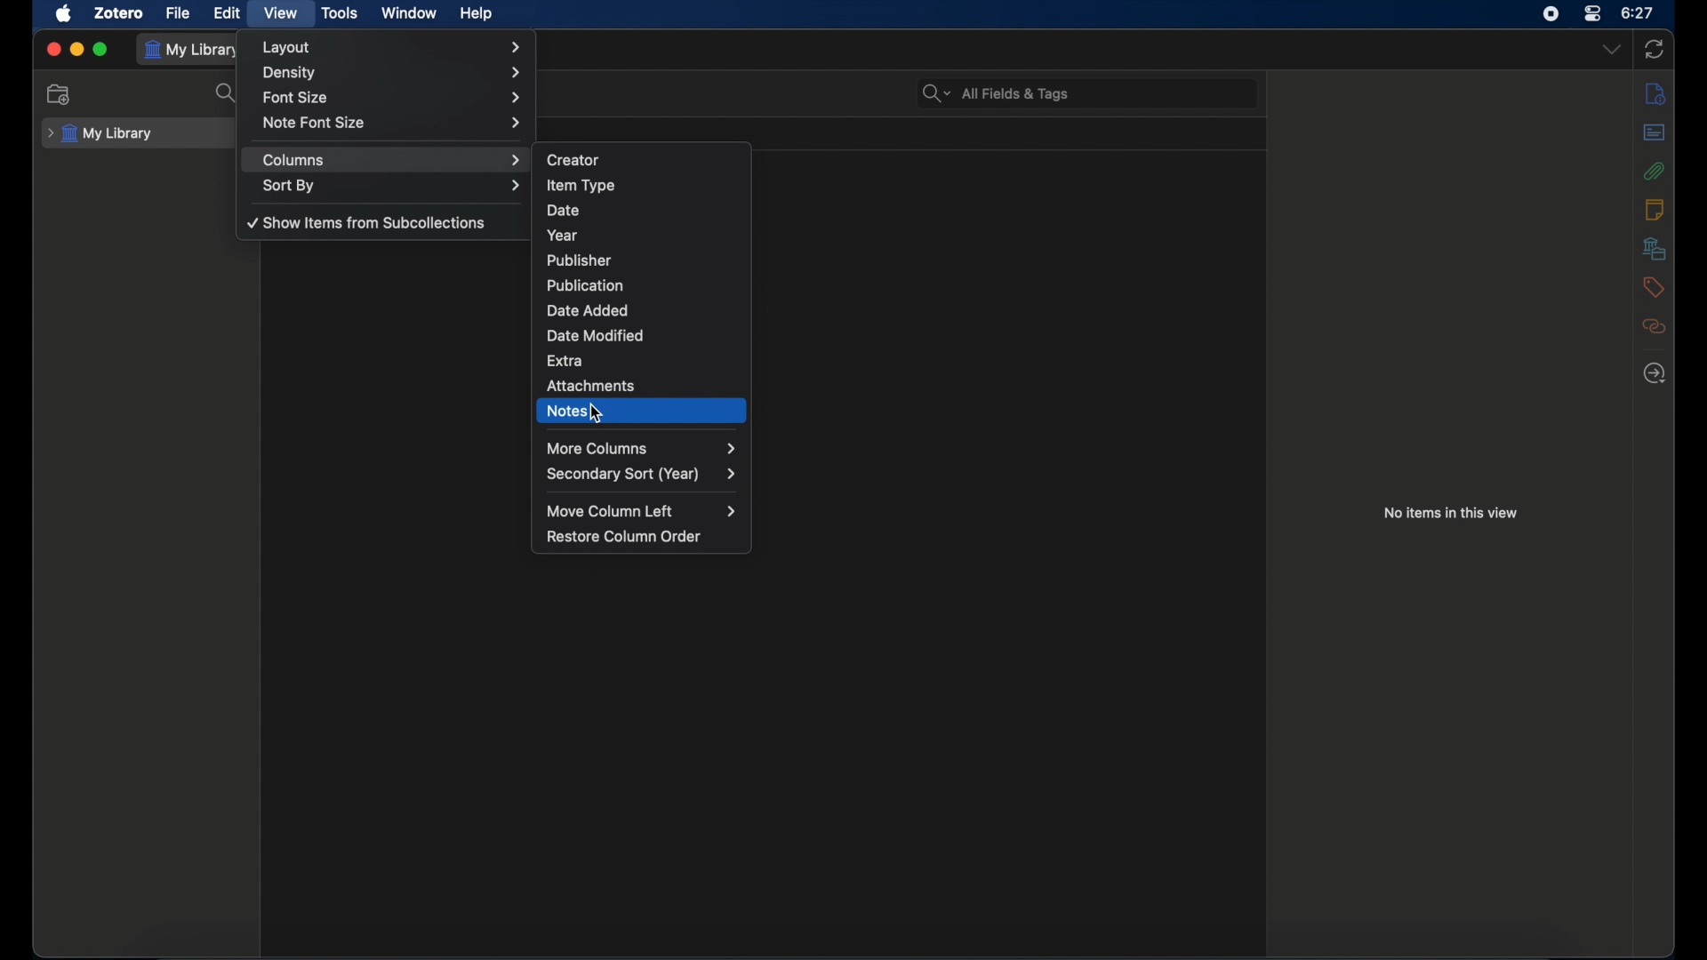  What do you see at coordinates (391, 47) in the screenshot?
I see `layout` at bounding box center [391, 47].